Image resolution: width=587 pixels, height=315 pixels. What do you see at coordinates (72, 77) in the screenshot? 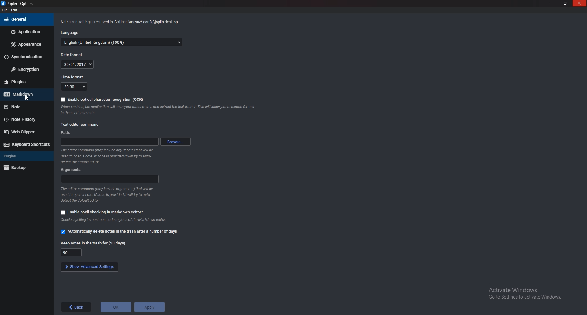
I see `Time format` at bounding box center [72, 77].